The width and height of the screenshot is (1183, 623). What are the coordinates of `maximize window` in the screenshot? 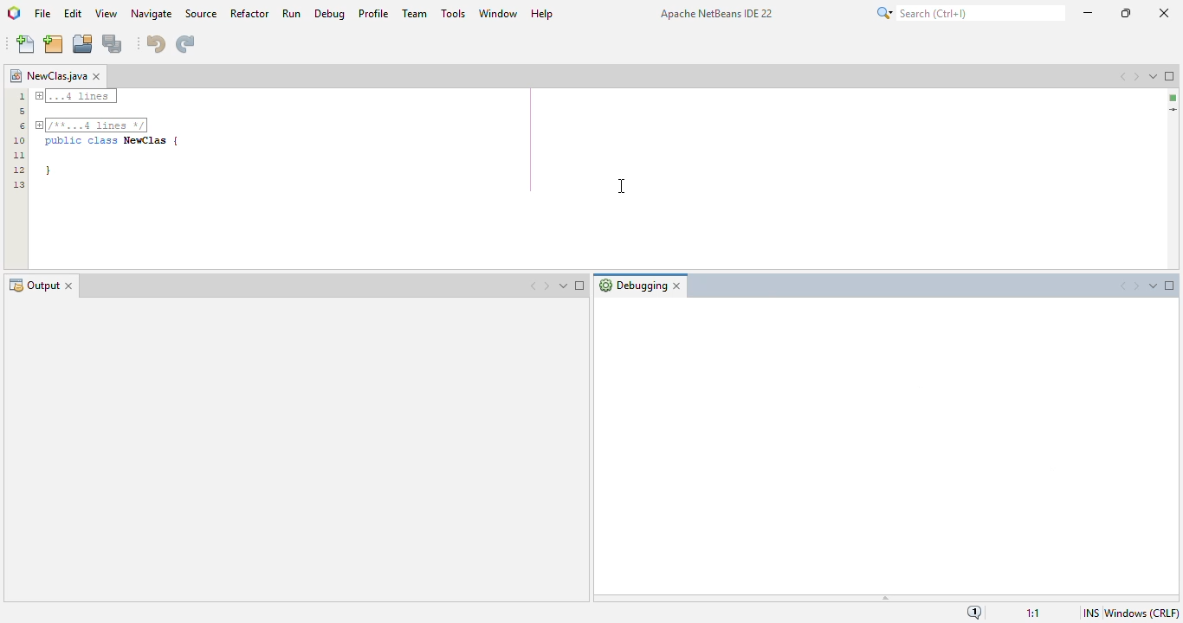 It's located at (1170, 76).